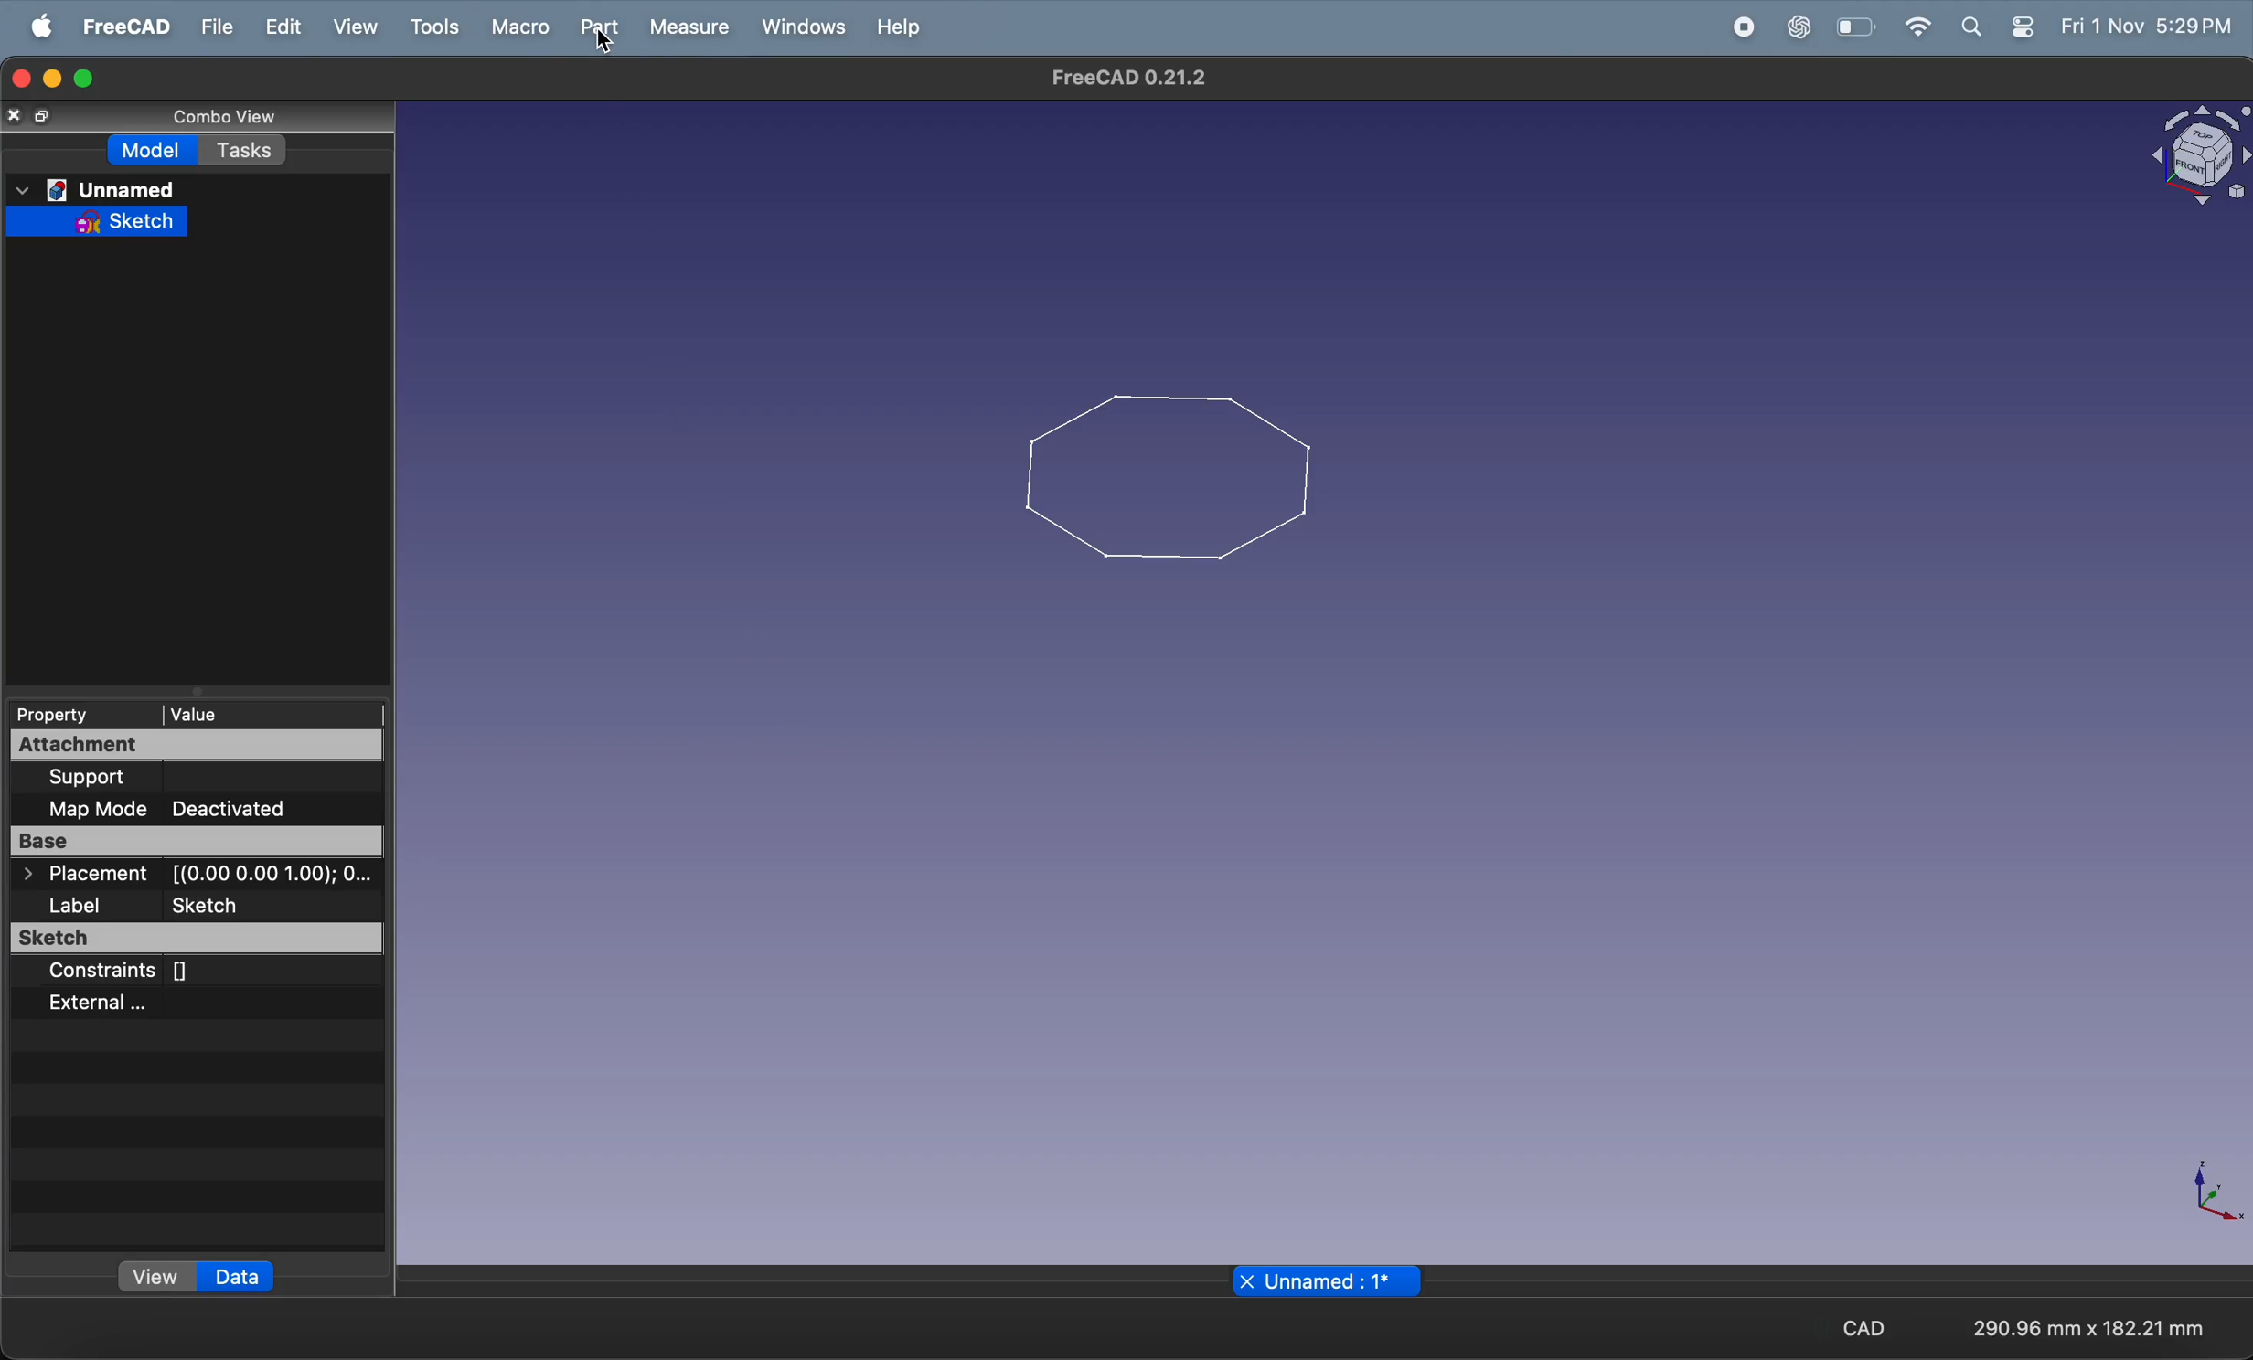 This screenshot has width=2253, height=1360. Describe the element at coordinates (1172, 477) in the screenshot. I see `2d plygon` at that location.